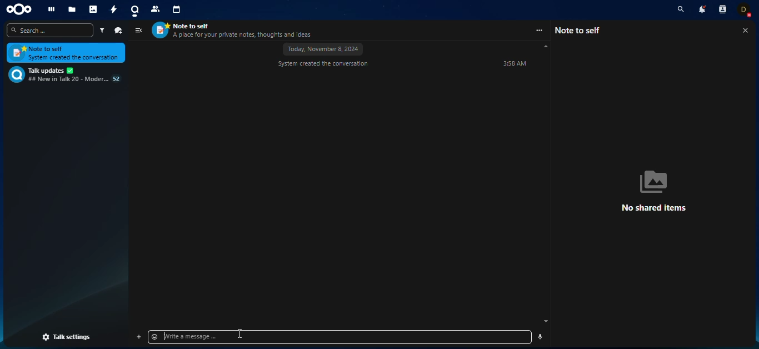  What do you see at coordinates (747, 11) in the screenshot?
I see `account` at bounding box center [747, 11].